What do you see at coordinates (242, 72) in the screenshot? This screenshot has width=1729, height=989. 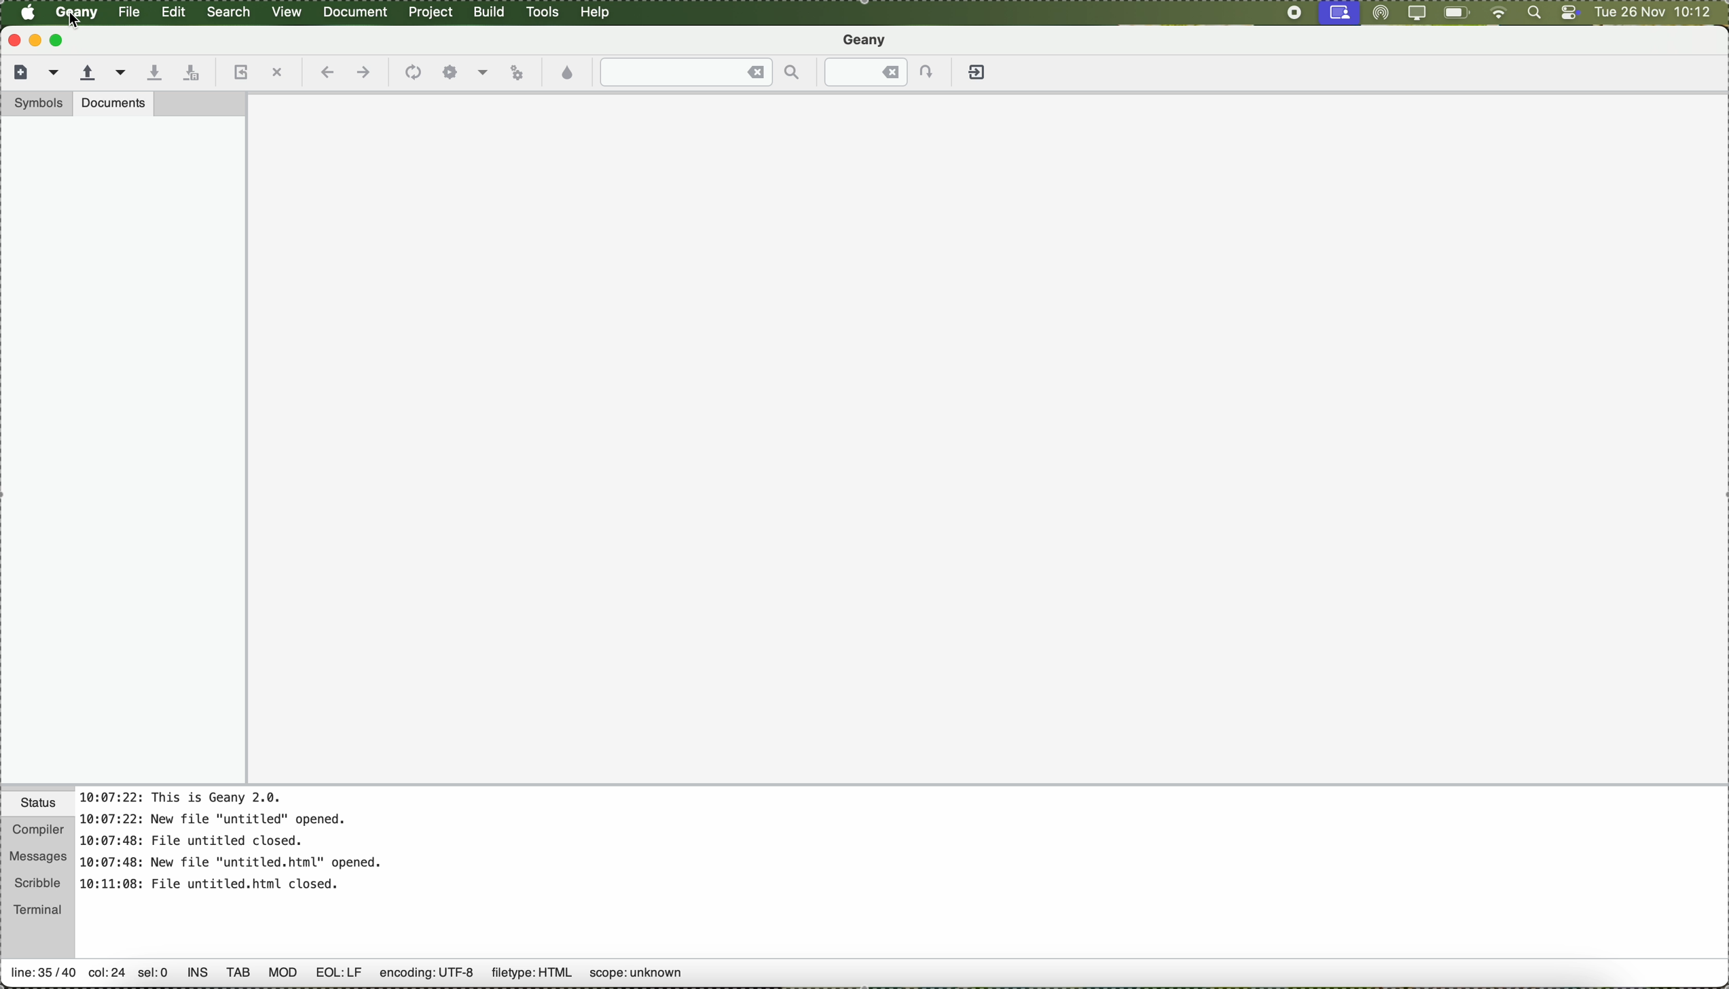 I see `reload the current file from disk` at bounding box center [242, 72].